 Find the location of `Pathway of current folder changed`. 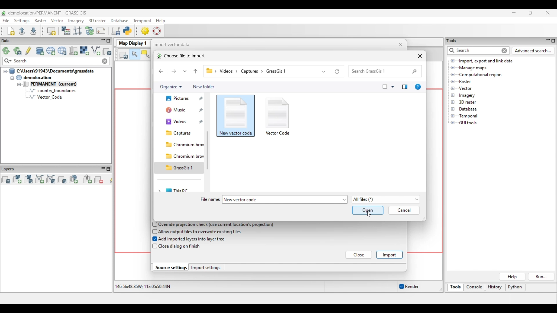

Pathway of current folder changed is located at coordinates (210, 71).